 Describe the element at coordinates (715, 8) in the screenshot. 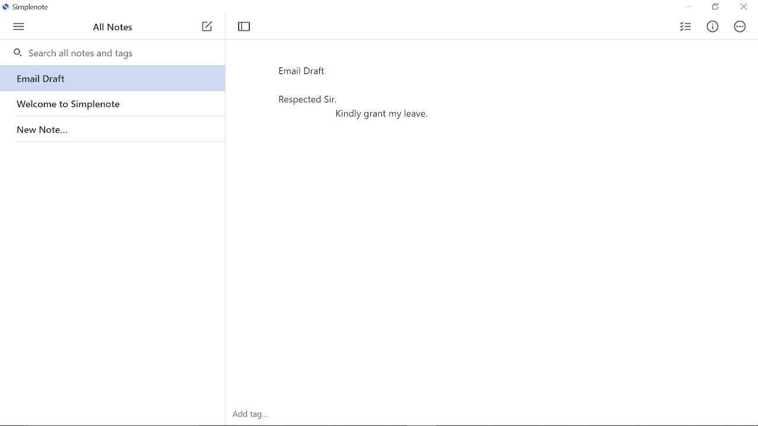

I see `Restore down` at that location.